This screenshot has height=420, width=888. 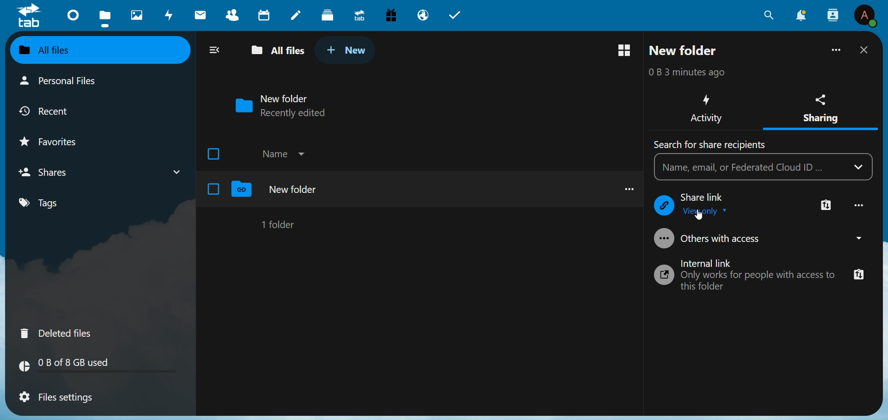 I want to click on more options, so click(x=625, y=187).